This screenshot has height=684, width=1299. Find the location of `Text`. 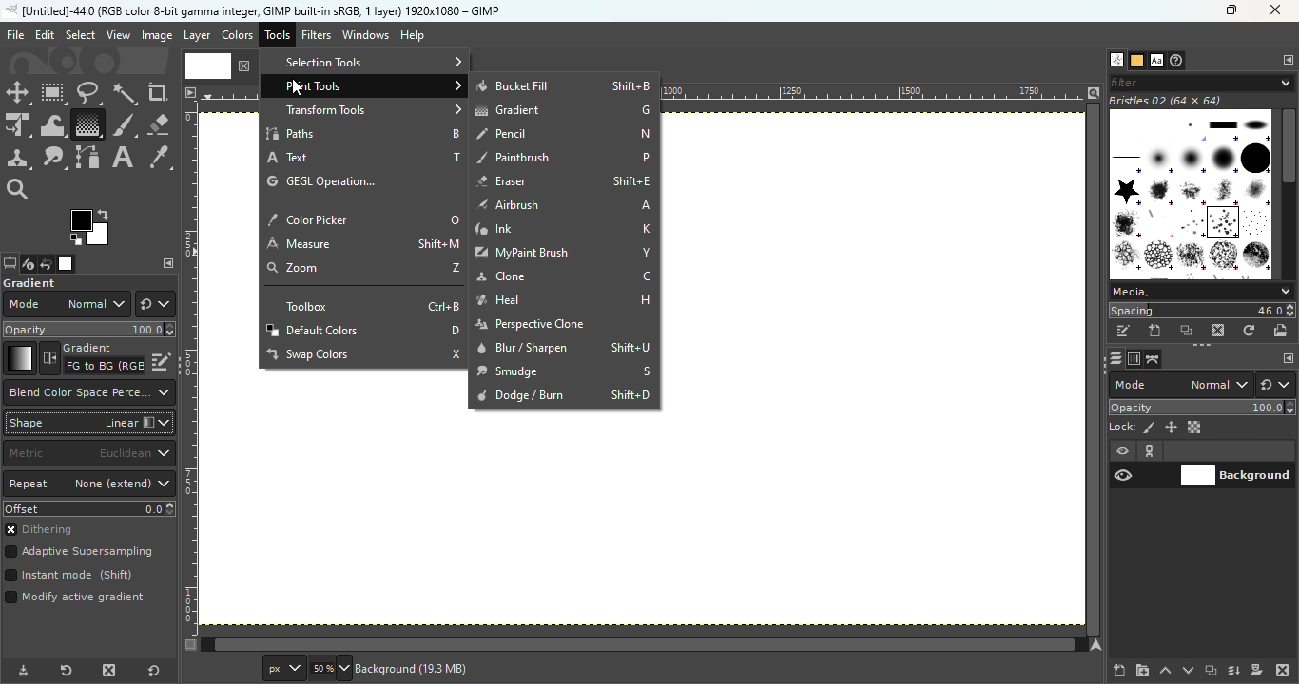

Text is located at coordinates (361, 154).